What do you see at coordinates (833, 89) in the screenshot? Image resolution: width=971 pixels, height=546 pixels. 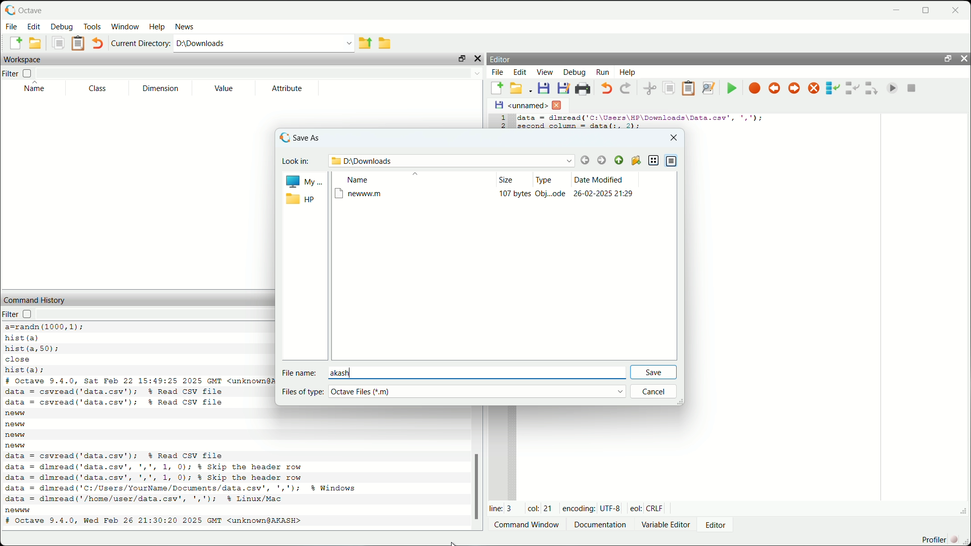 I see `step` at bounding box center [833, 89].